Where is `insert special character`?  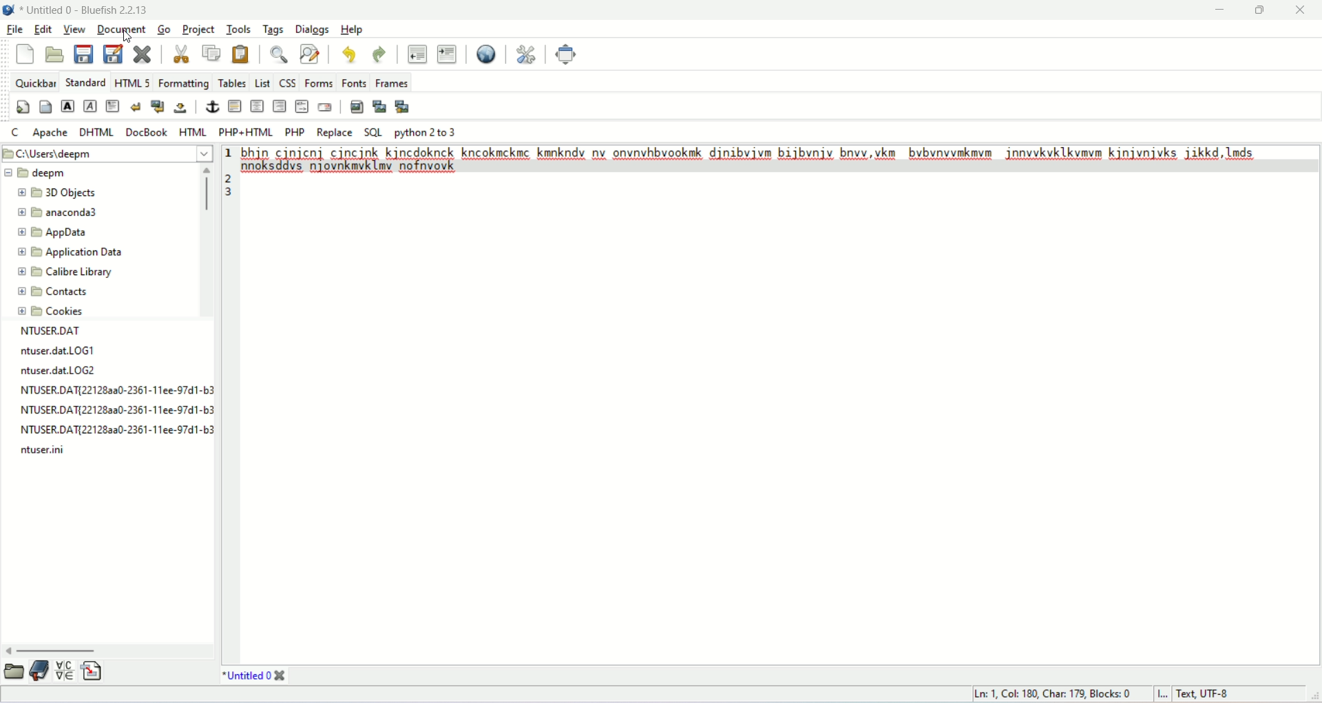
insert special character is located at coordinates (64, 671).